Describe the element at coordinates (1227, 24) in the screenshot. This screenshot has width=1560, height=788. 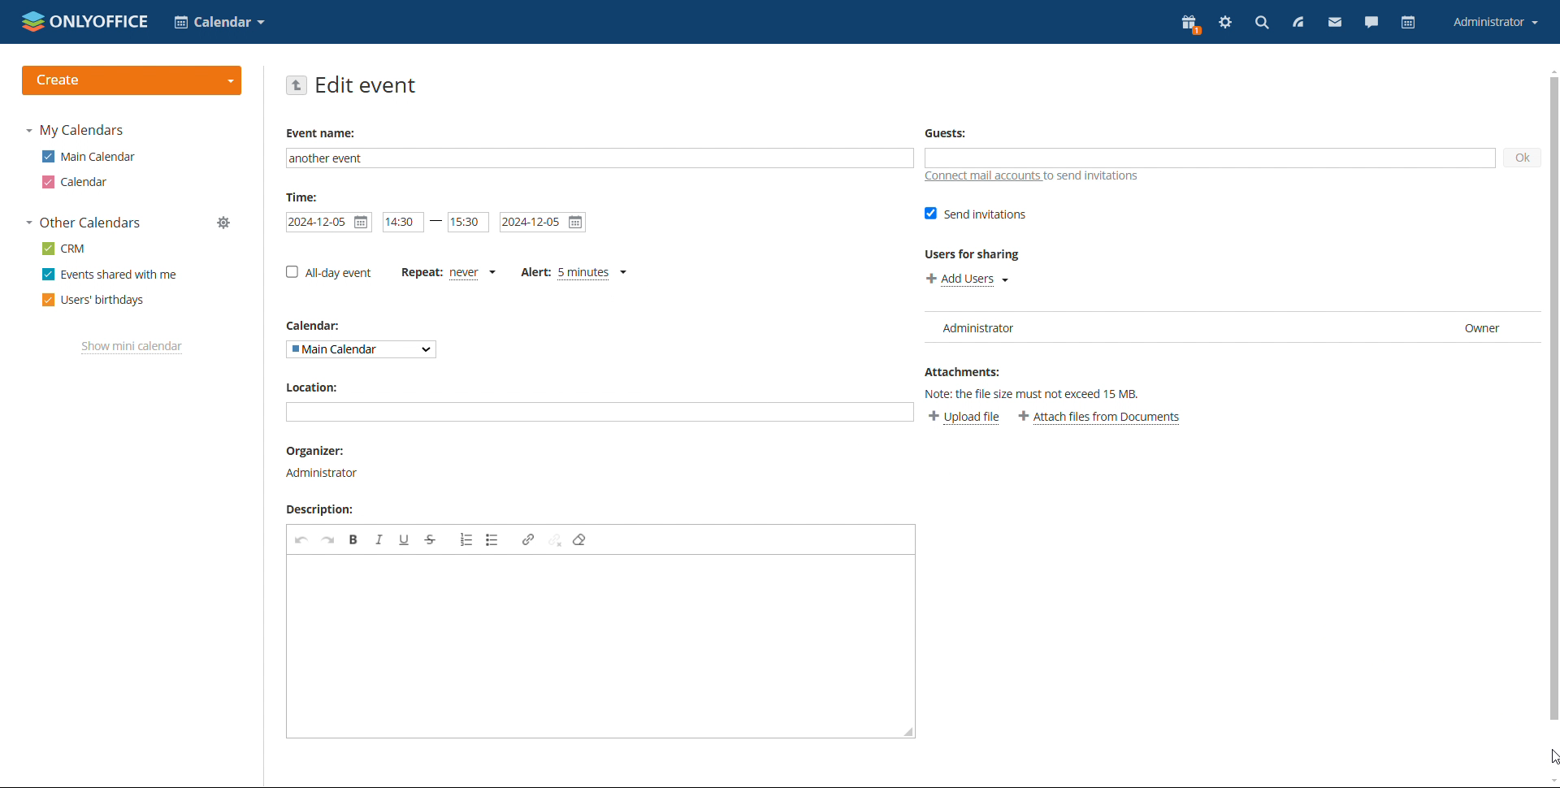
I see `settings` at that location.